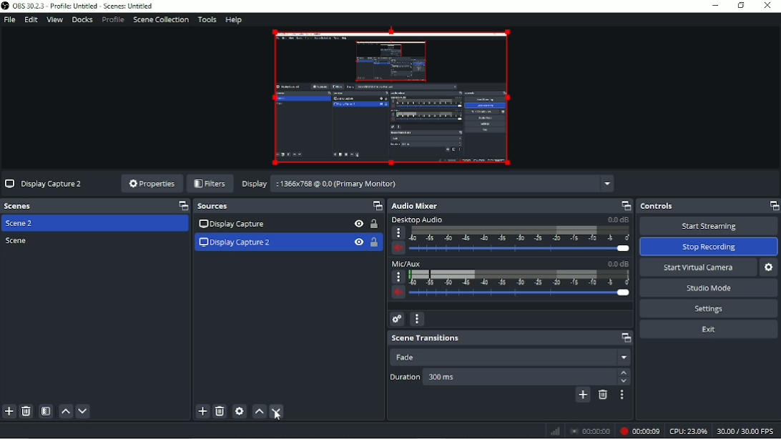 This screenshot has height=439, width=781. Describe the element at coordinates (9, 412) in the screenshot. I see `Add scene` at that location.